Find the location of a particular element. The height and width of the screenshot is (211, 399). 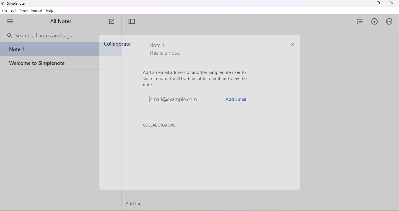

welcome to simplenote is located at coordinates (50, 65).